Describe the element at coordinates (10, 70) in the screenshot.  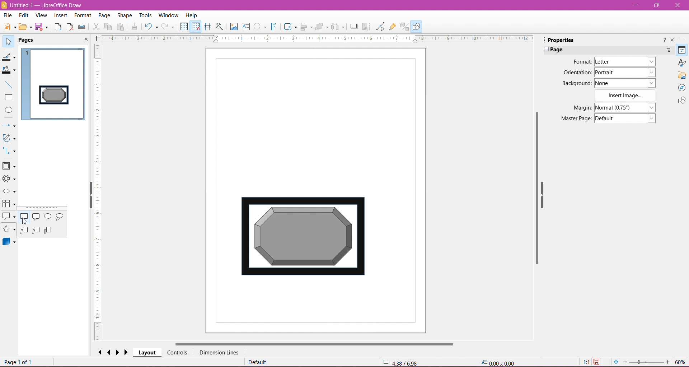
I see `Fill Color` at that location.